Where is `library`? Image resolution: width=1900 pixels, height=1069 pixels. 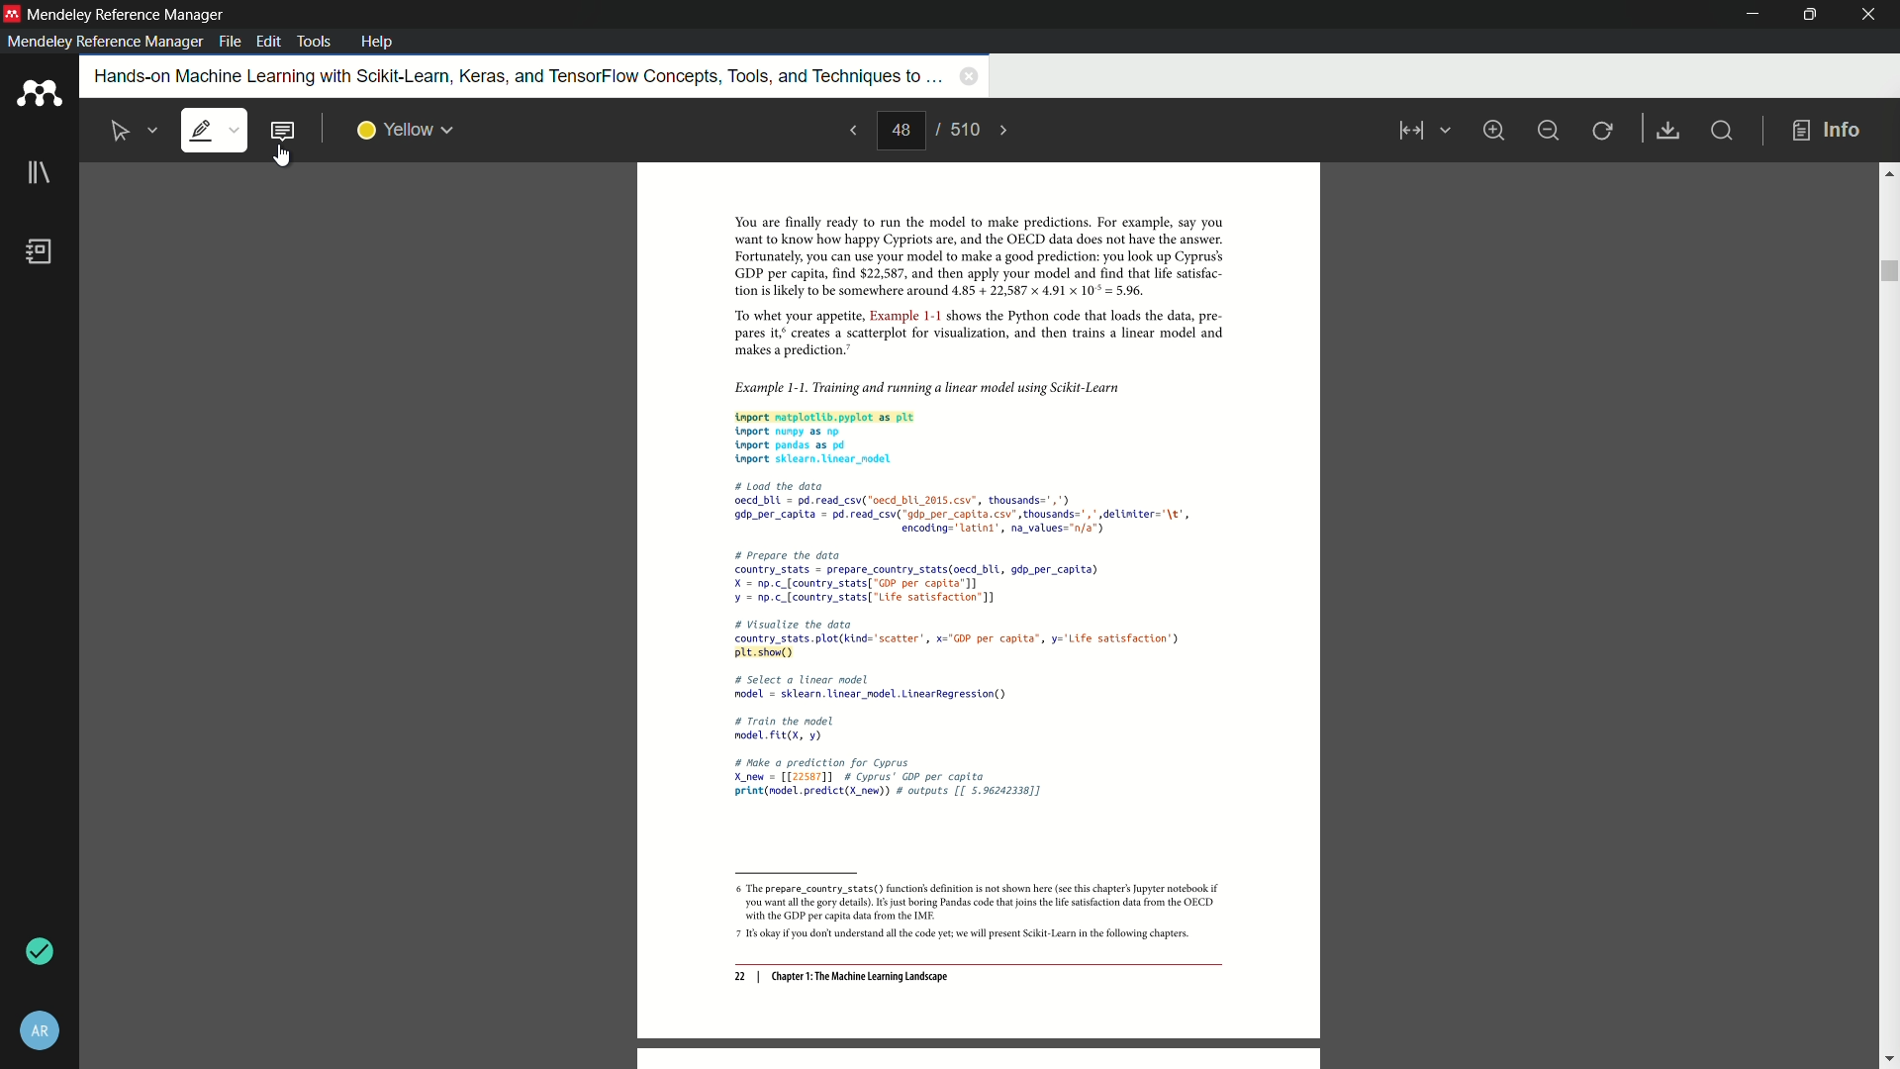
library is located at coordinates (39, 174).